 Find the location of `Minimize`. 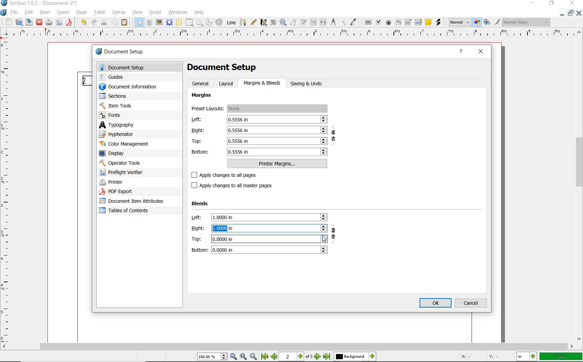

Minimize is located at coordinates (571, 14).